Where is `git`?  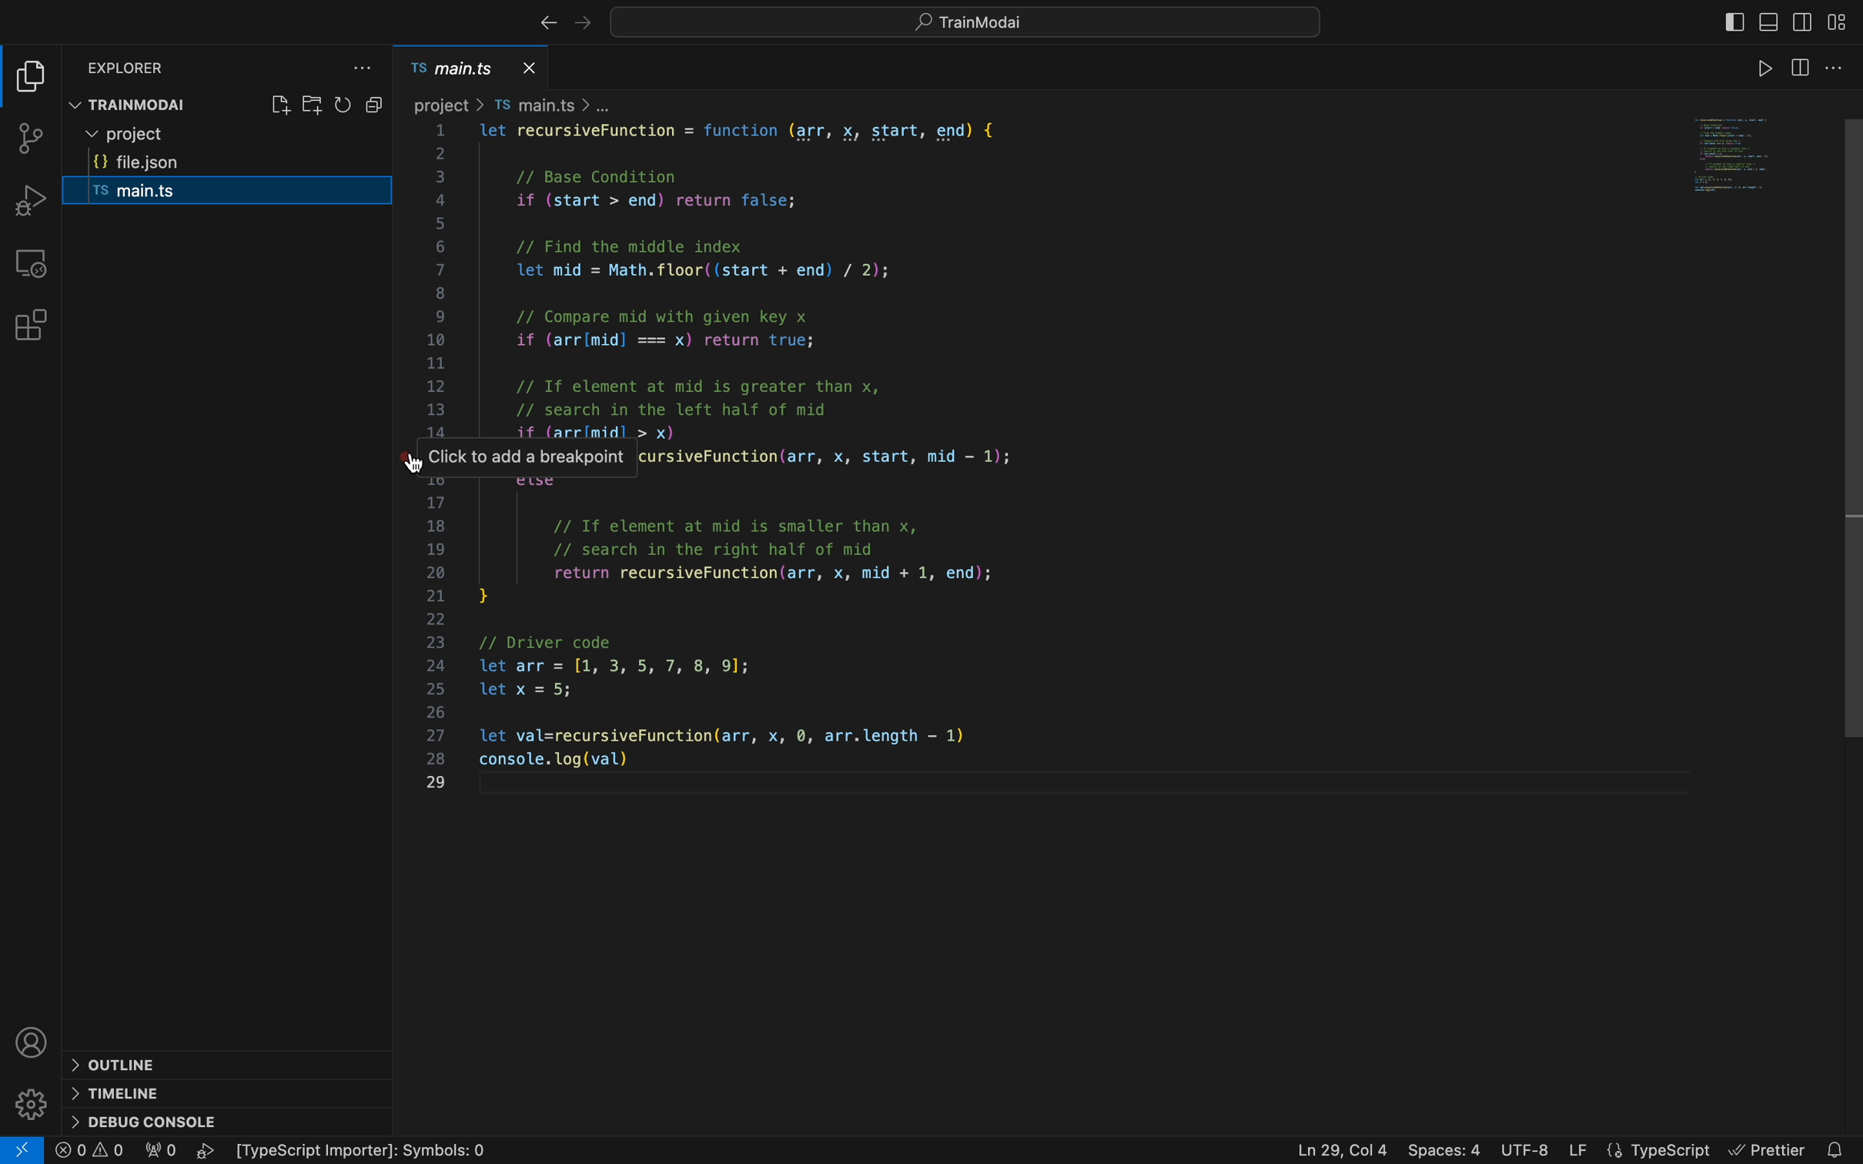
git is located at coordinates (31, 141).